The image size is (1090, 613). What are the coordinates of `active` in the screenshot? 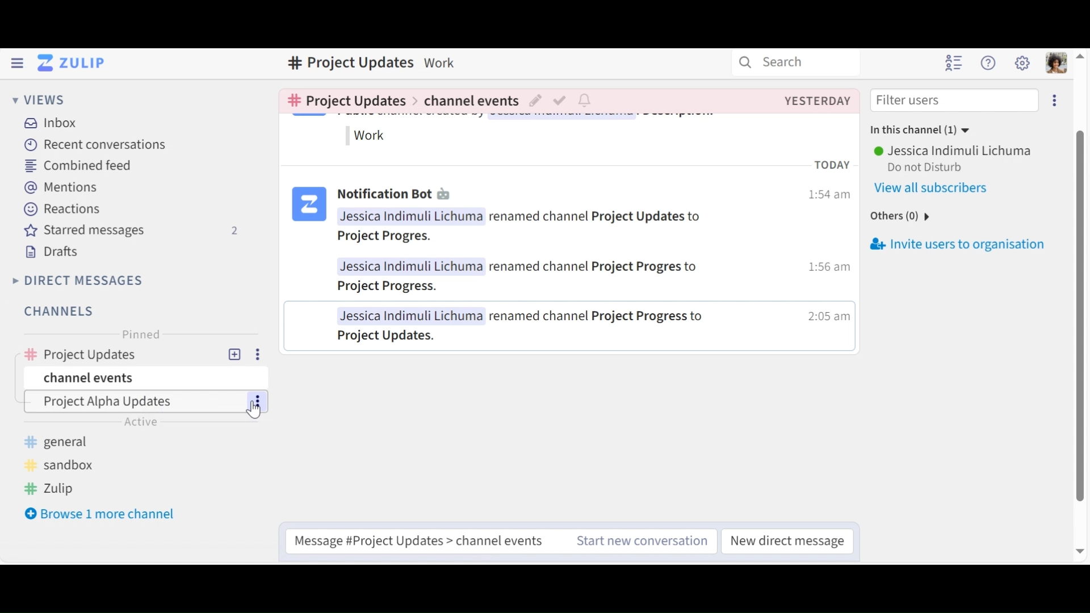 It's located at (142, 422).